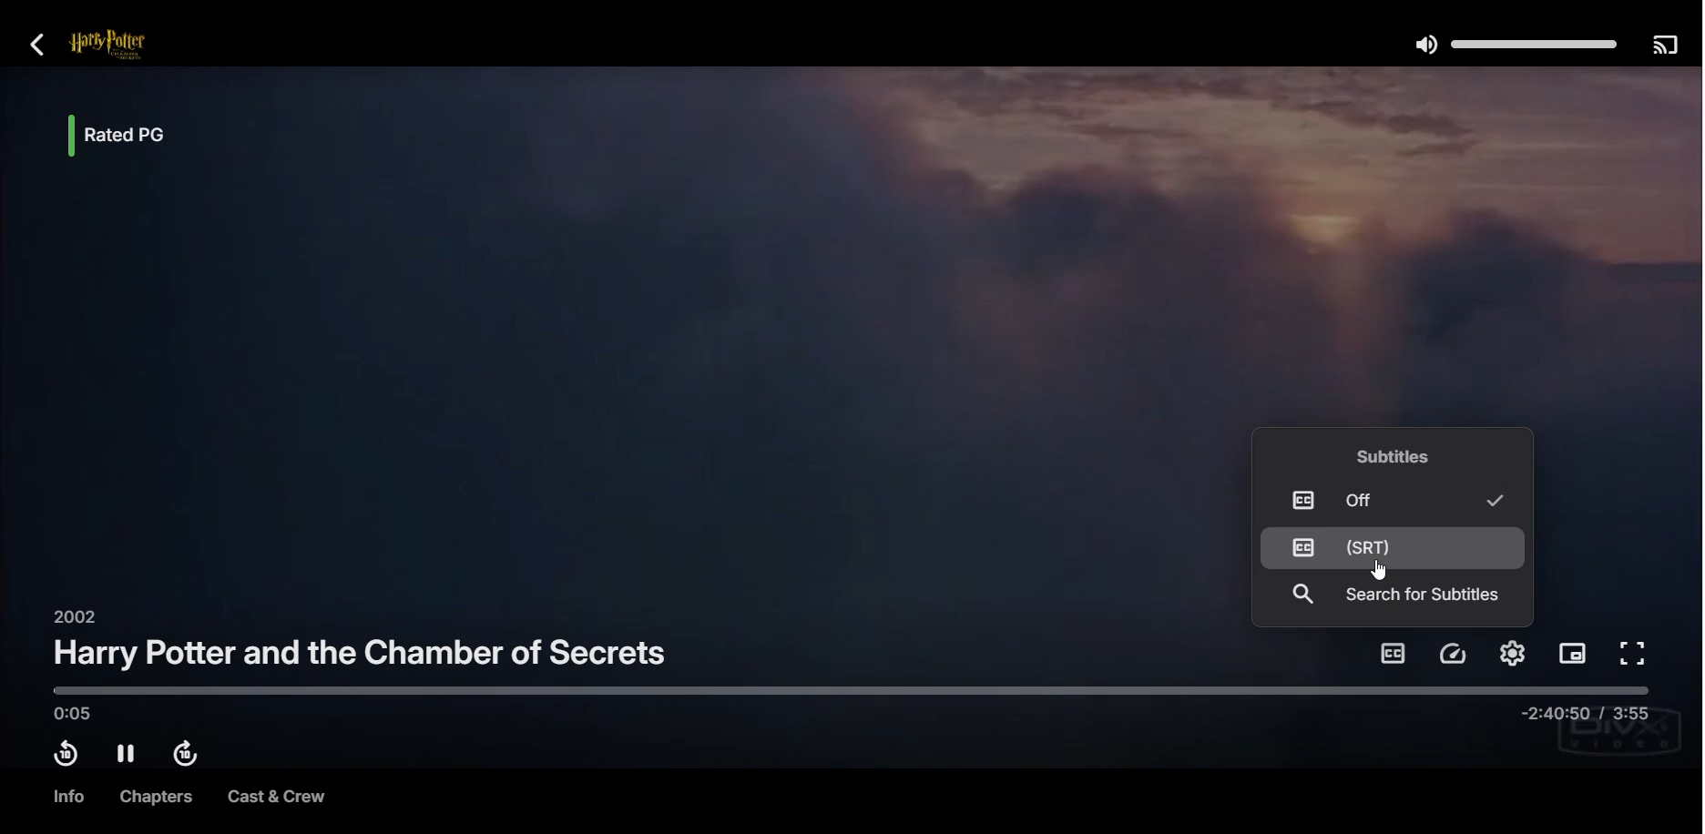 This screenshot has height=834, width=1705. I want to click on Movie Timeline, so click(852, 702).